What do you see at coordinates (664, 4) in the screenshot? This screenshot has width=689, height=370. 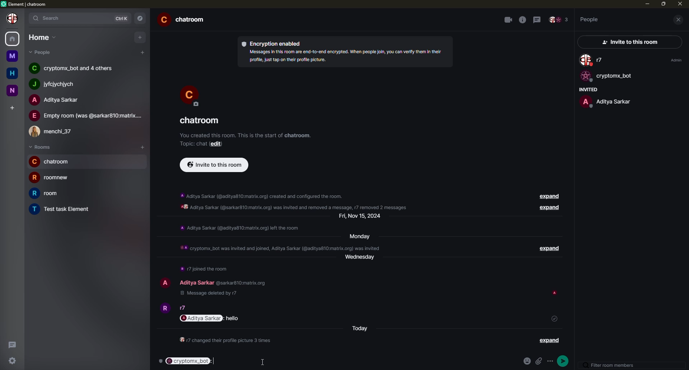 I see `max` at bounding box center [664, 4].